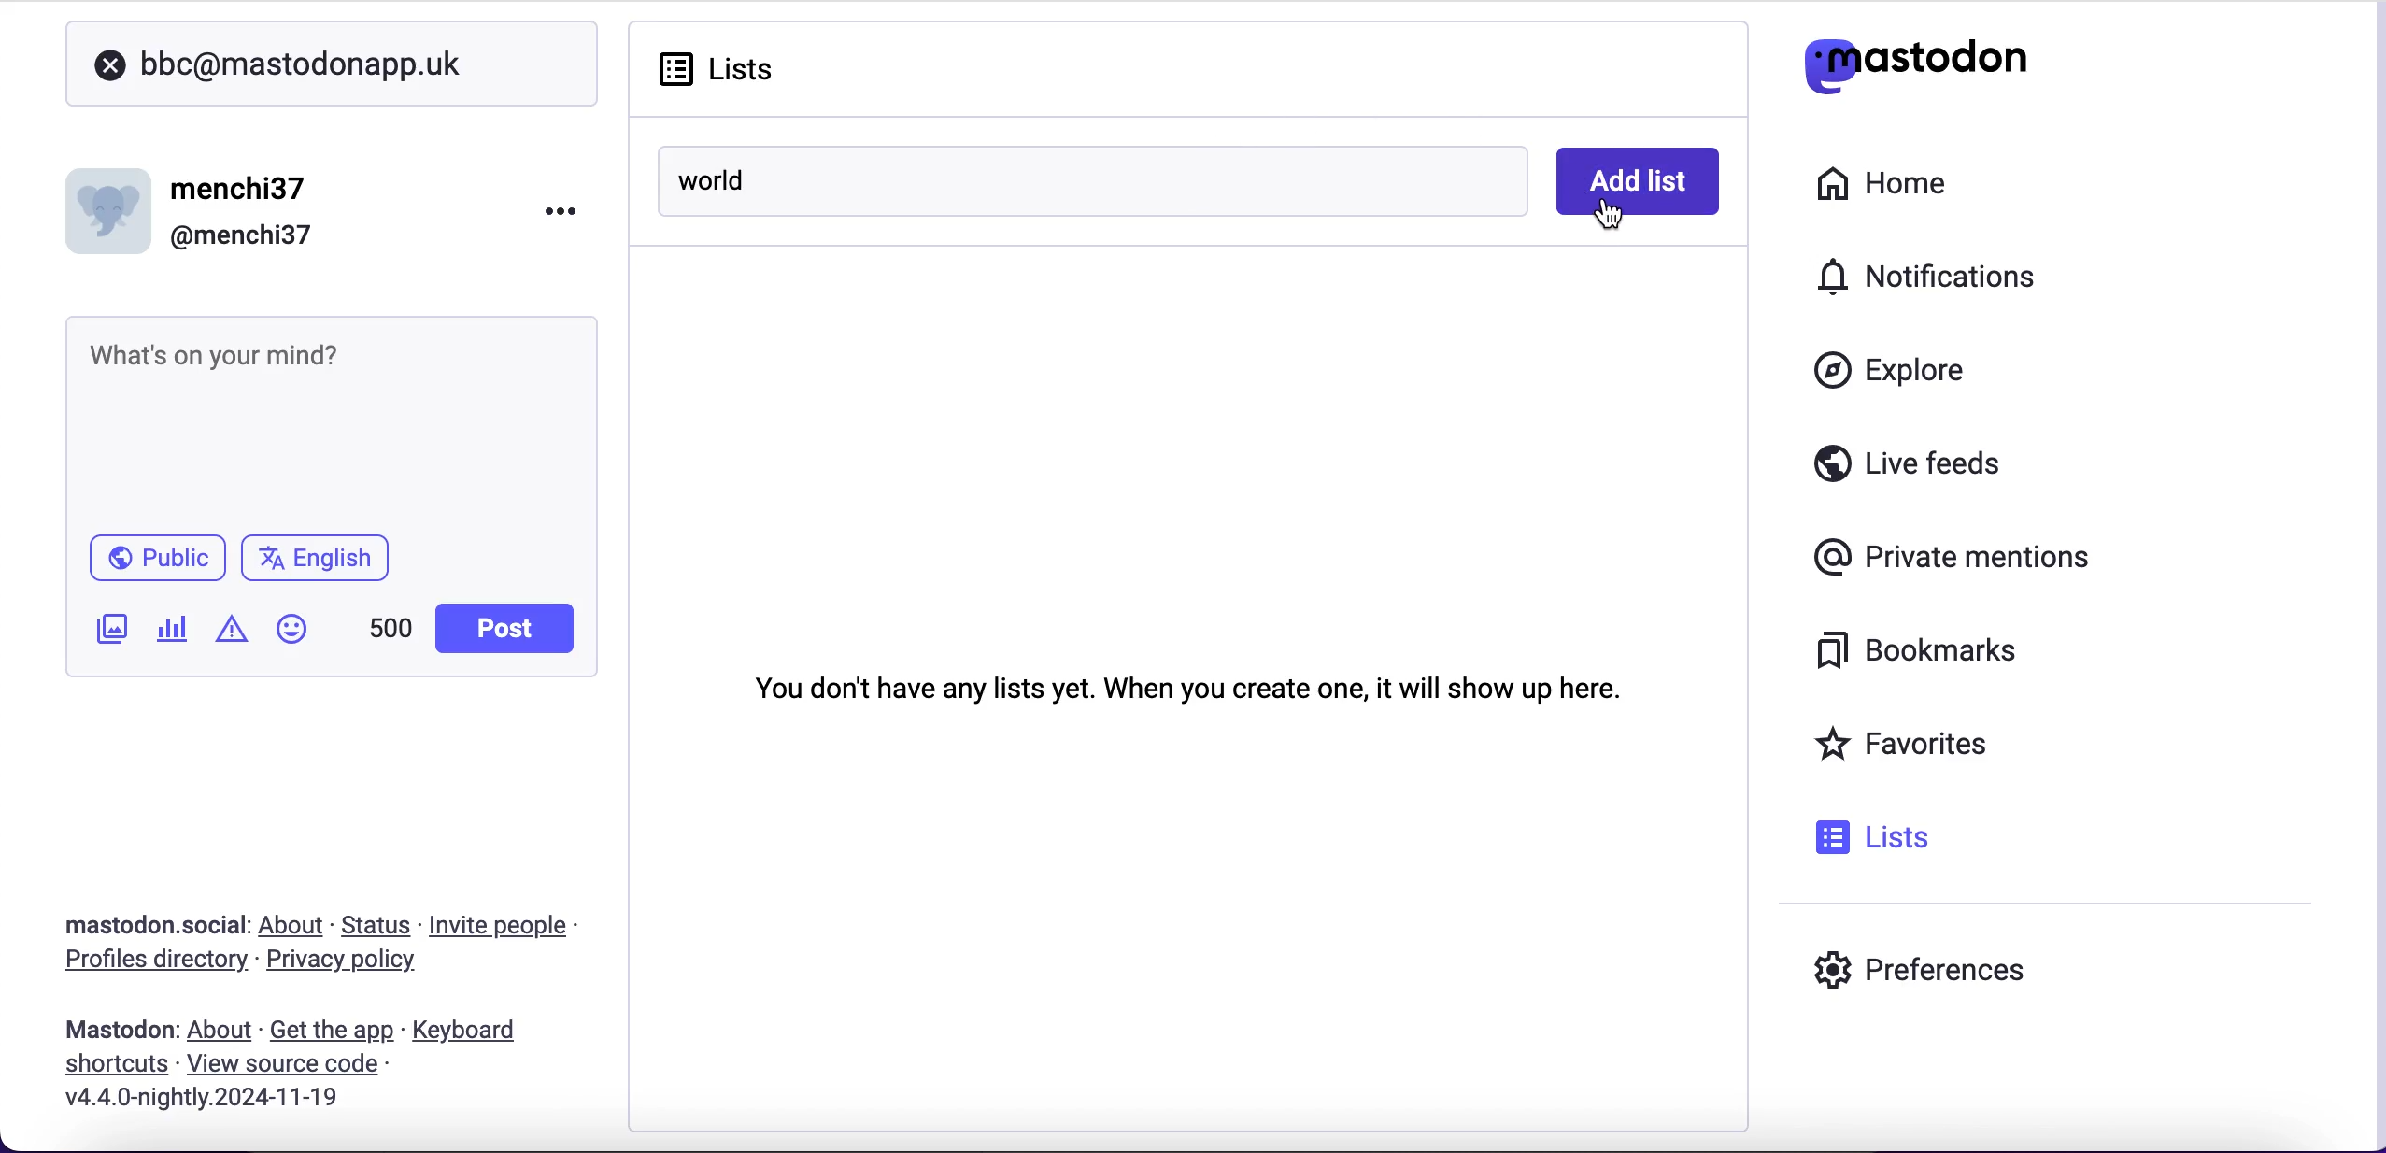  I want to click on notifications, so click(1936, 276).